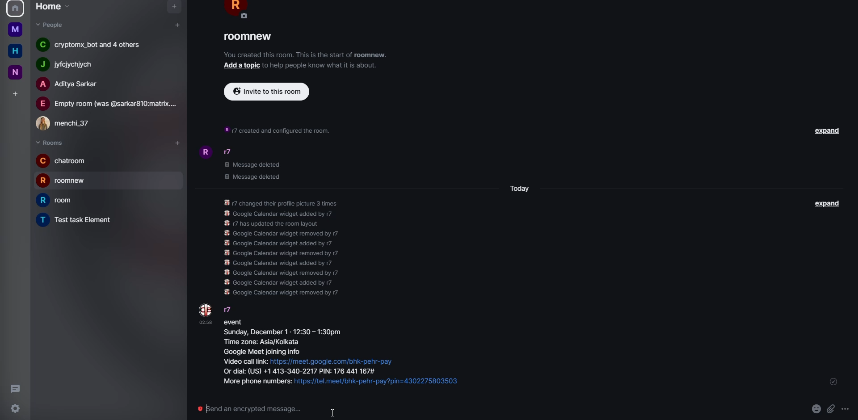 Image resolution: width=858 pixels, height=420 pixels. What do you see at coordinates (265, 92) in the screenshot?
I see `invite to this room` at bounding box center [265, 92].